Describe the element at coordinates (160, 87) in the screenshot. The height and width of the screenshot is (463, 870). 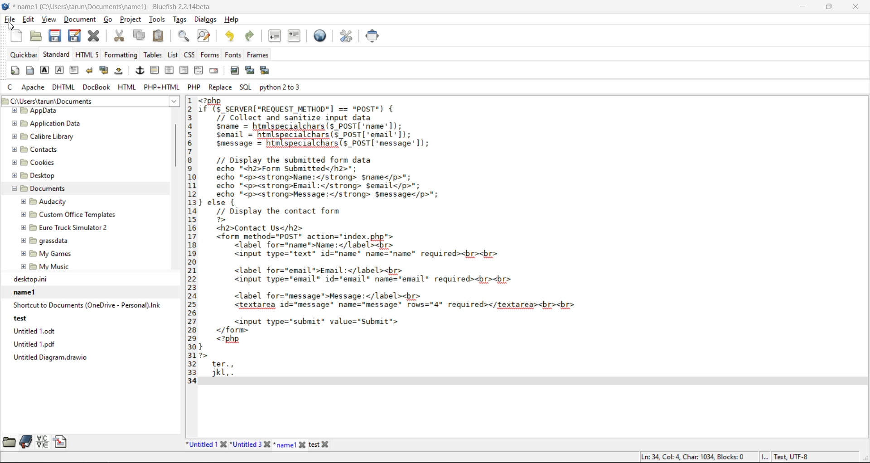
I see `php html` at that location.